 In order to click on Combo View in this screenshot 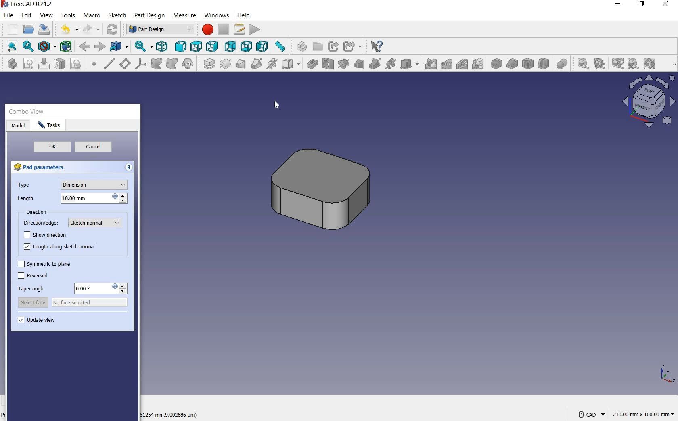, I will do `click(27, 112)`.